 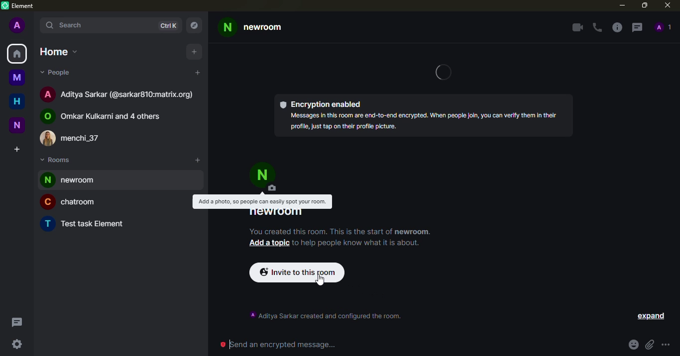 What do you see at coordinates (617, 28) in the screenshot?
I see `info` at bounding box center [617, 28].